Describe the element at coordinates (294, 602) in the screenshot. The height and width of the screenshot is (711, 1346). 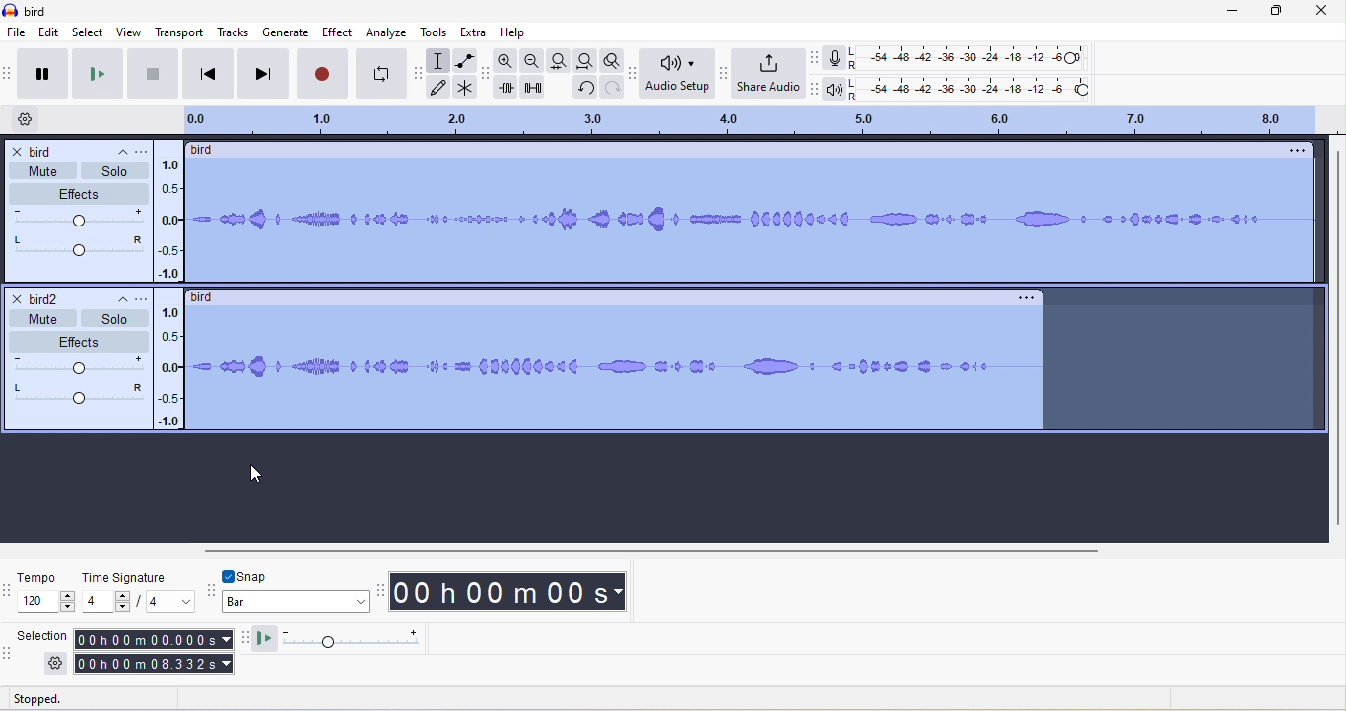
I see `bar` at that location.